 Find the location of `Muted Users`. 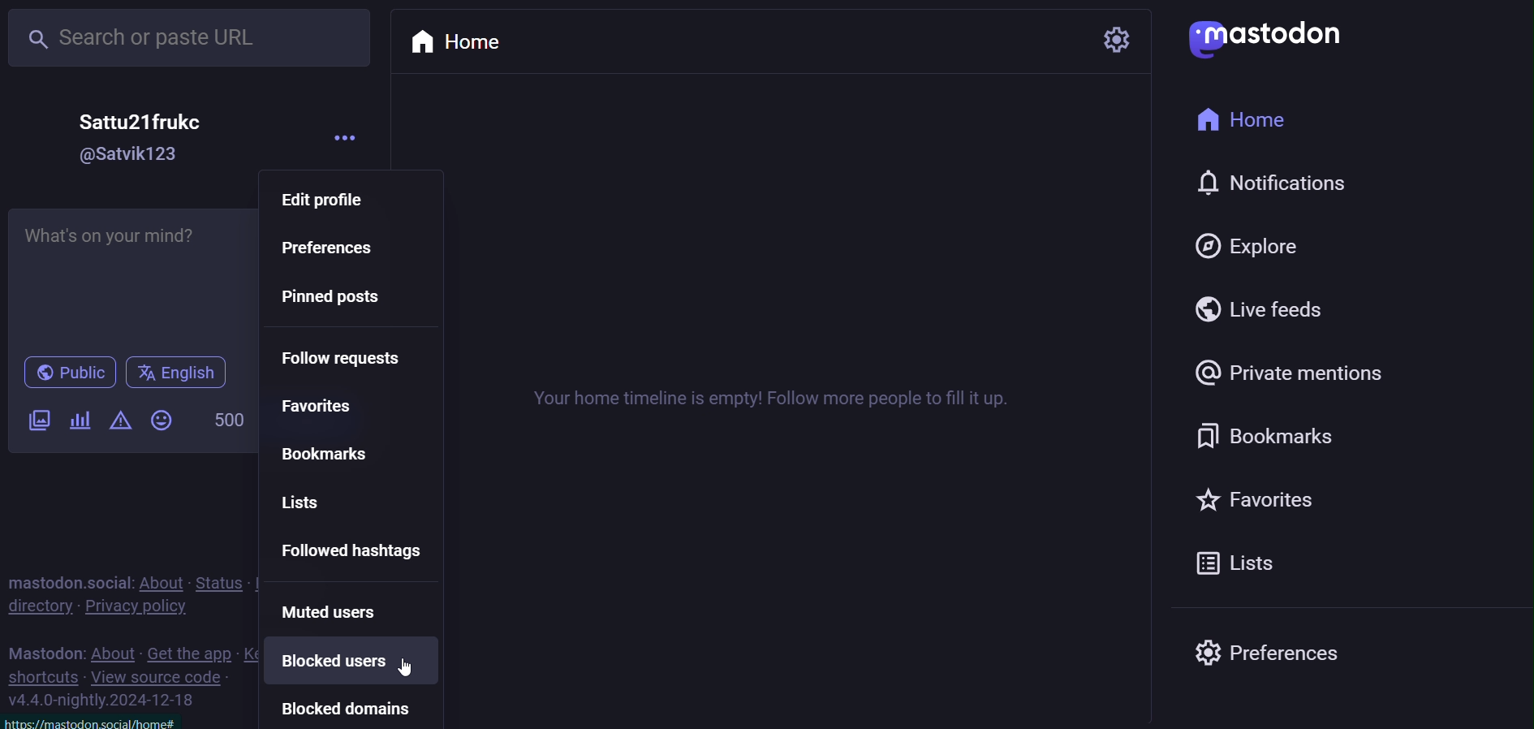

Muted Users is located at coordinates (346, 612).